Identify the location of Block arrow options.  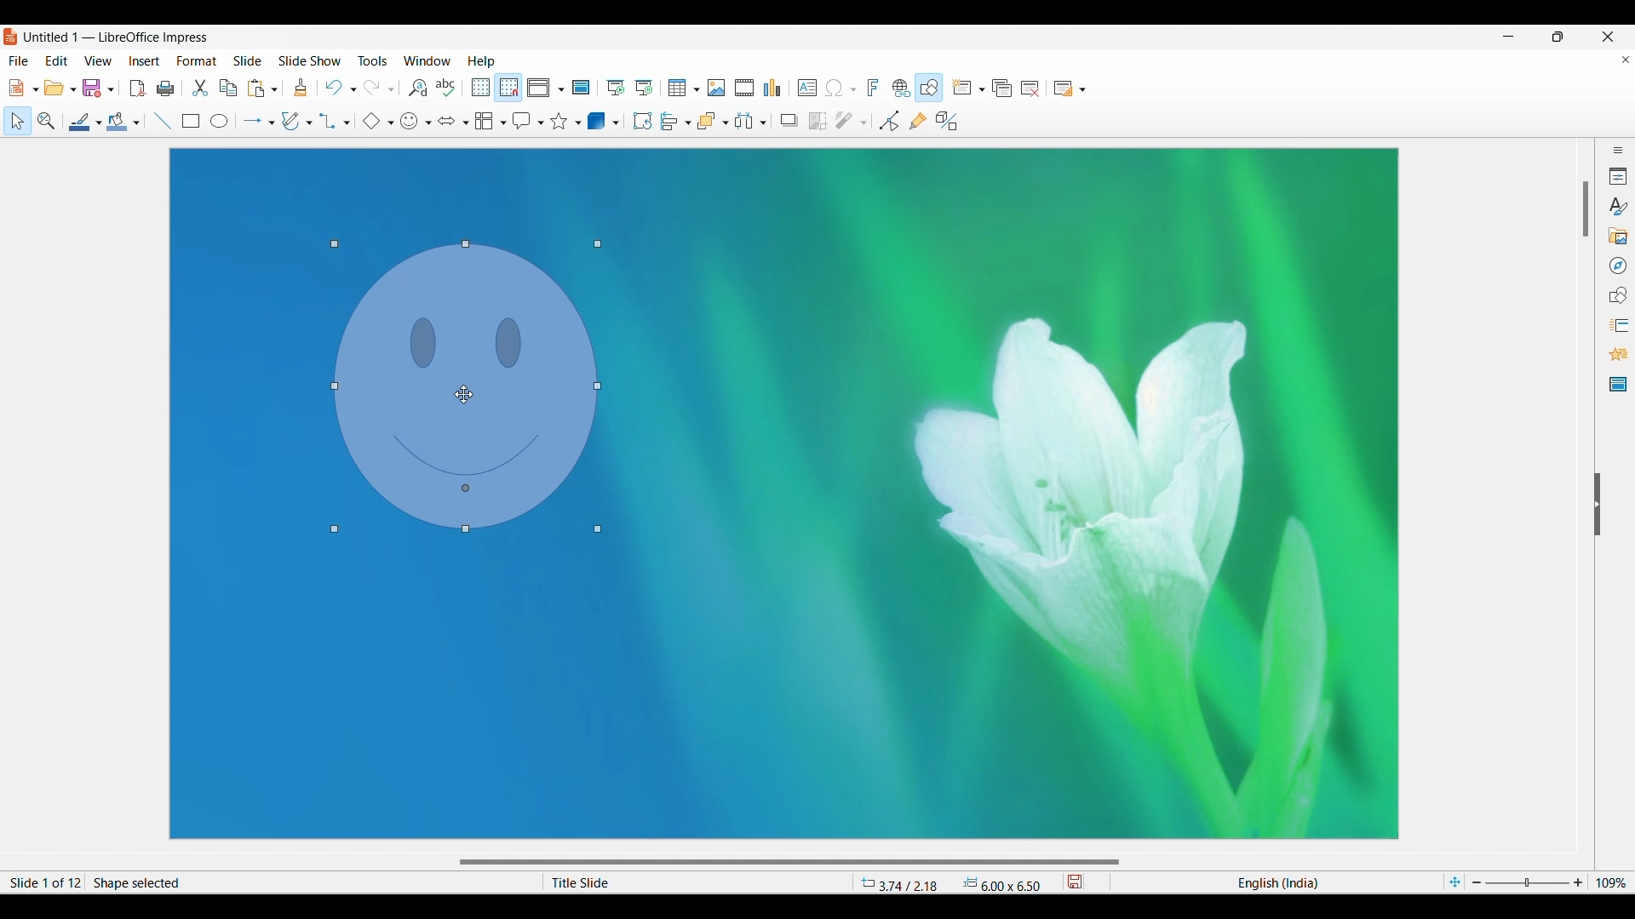
(467, 123).